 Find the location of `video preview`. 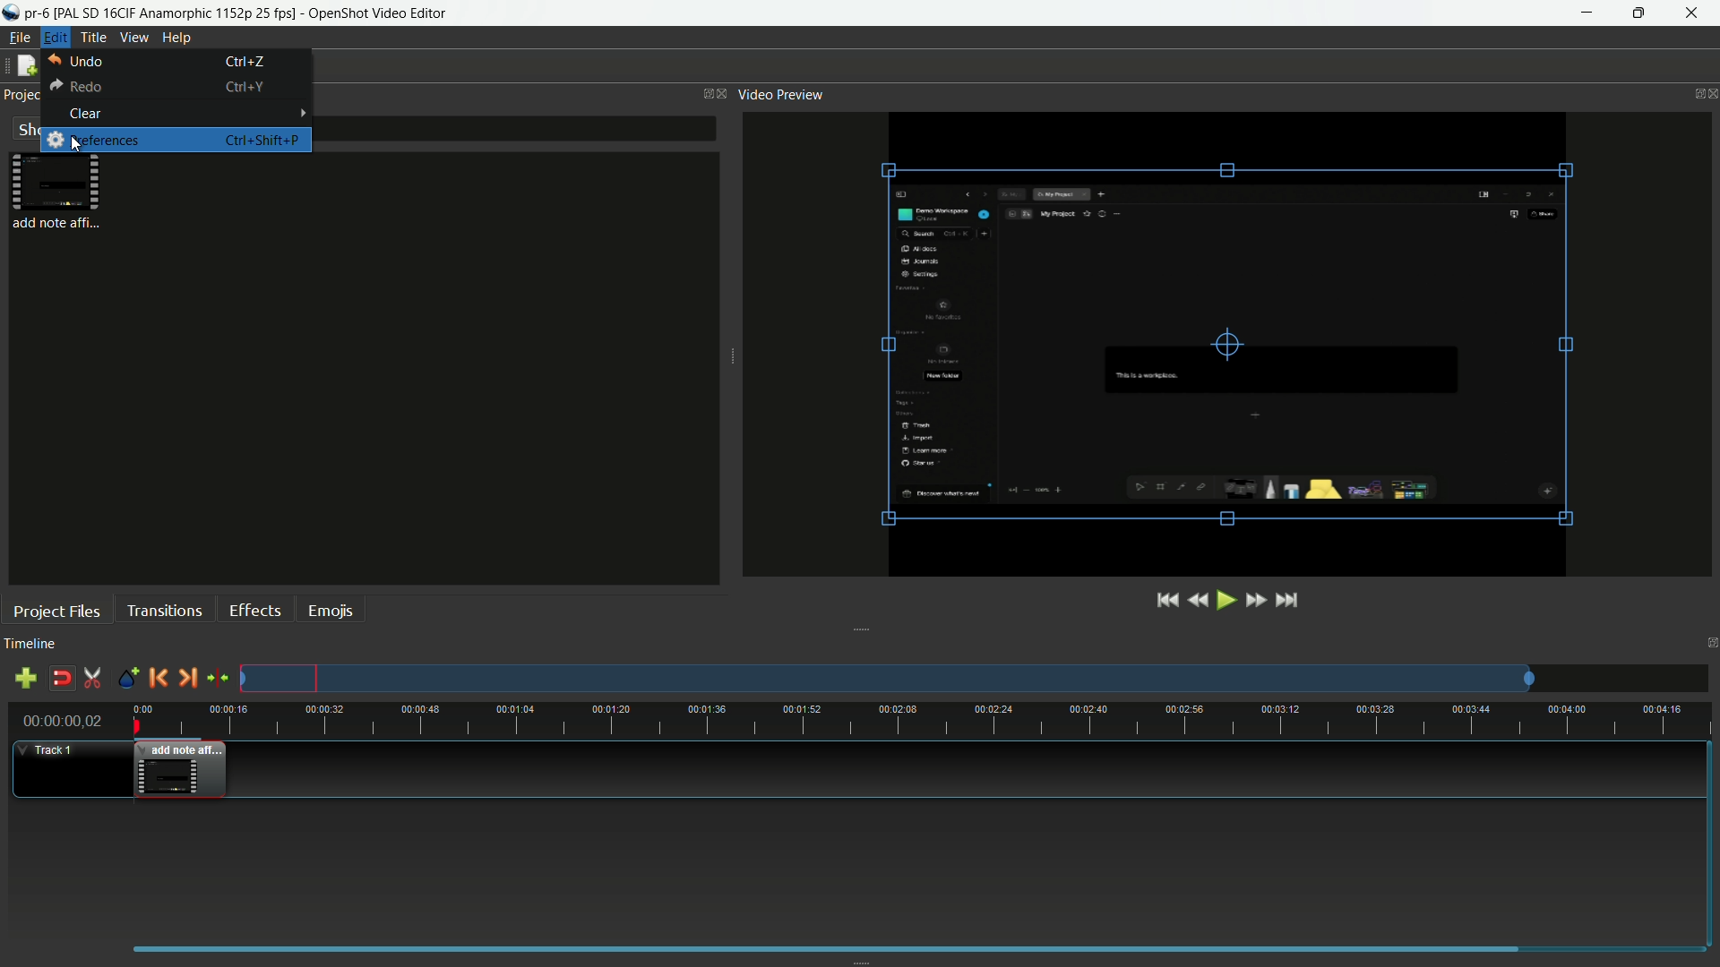

video preview is located at coordinates (781, 94).